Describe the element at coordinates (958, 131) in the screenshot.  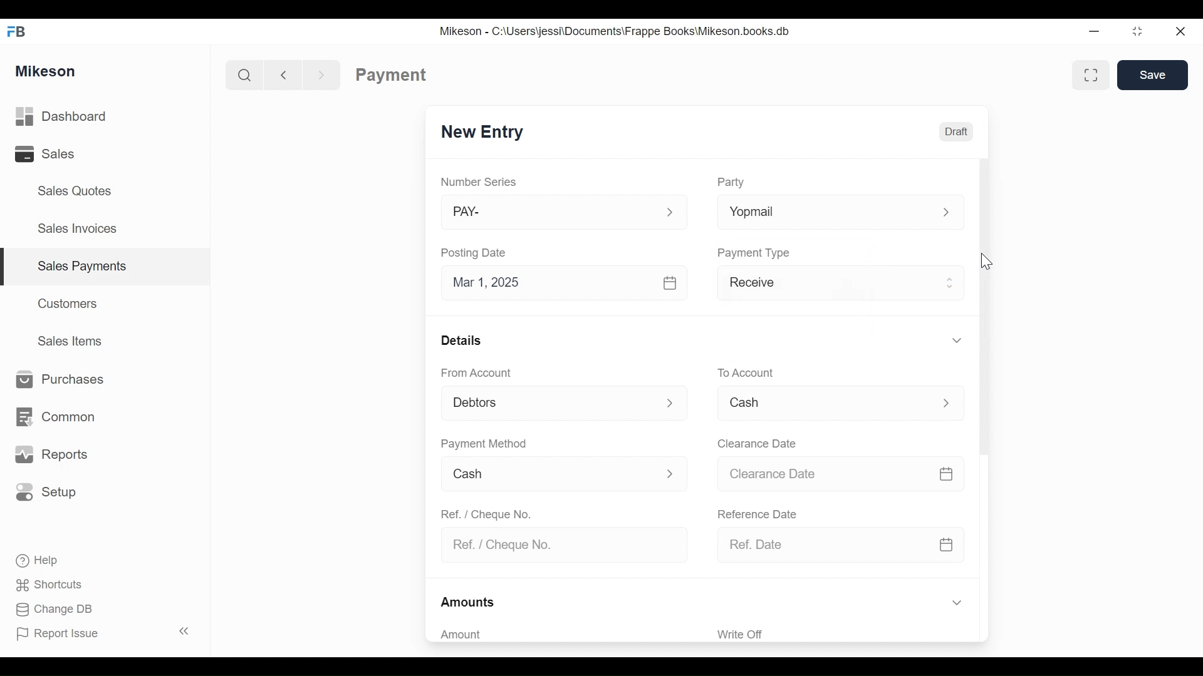
I see `Draft` at that location.